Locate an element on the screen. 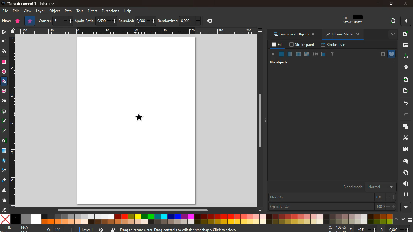  spoke ratio is located at coordinates (96, 21).